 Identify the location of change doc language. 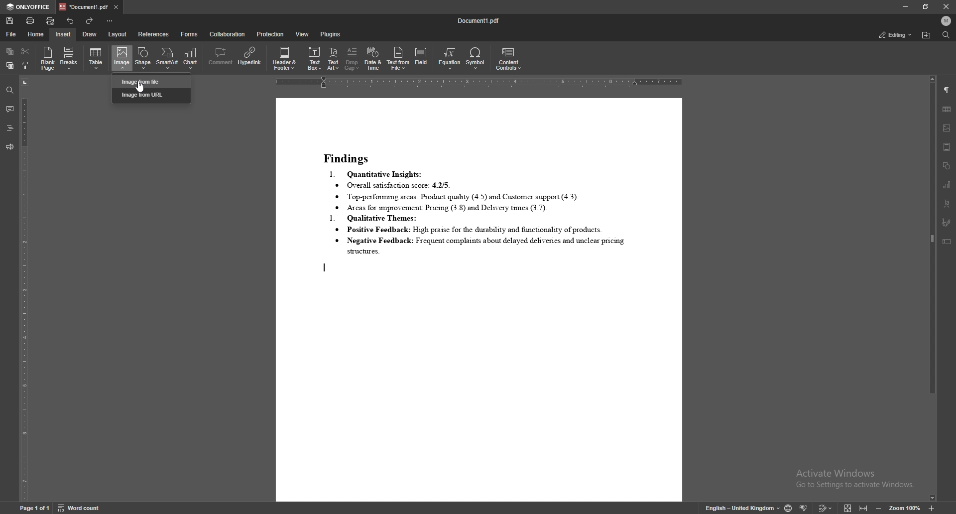
(788, 508).